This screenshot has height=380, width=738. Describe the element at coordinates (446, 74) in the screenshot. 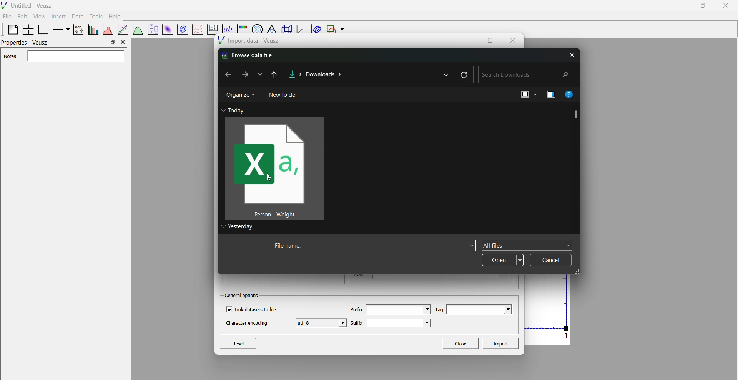

I see `dropdown` at that location.